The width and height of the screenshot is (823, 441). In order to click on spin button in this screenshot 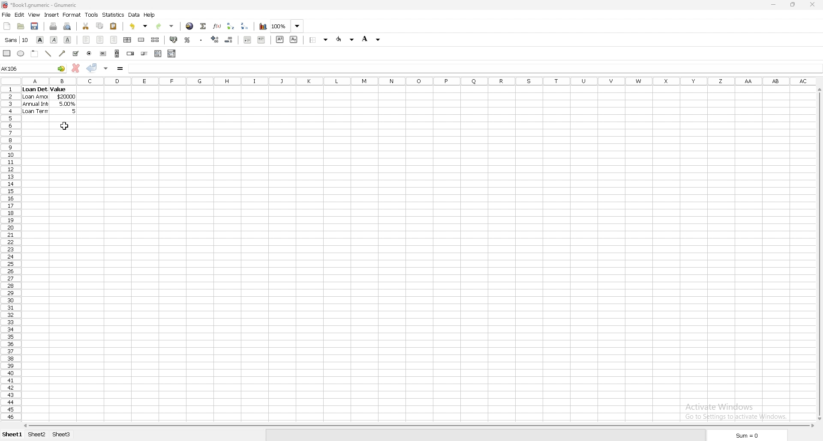, I will do `click(131, 53)`.